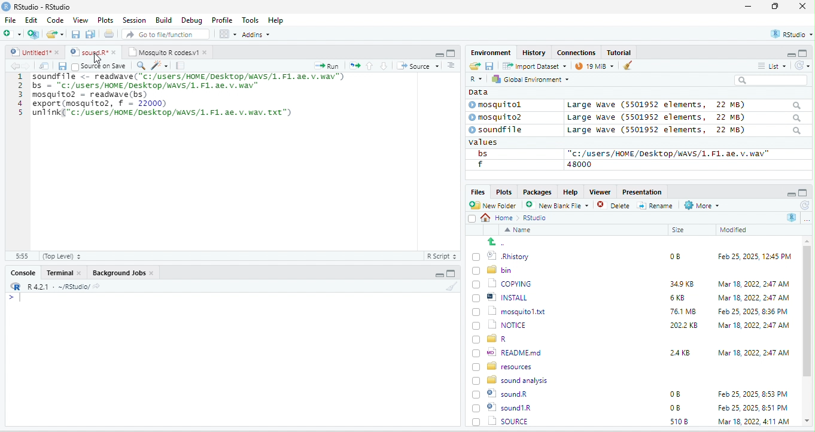 This screenshot has height=432, width=815. What do you see at coordinates (34, 34) in the screenshot?
I see `new project` at bounding box center [34, 34].